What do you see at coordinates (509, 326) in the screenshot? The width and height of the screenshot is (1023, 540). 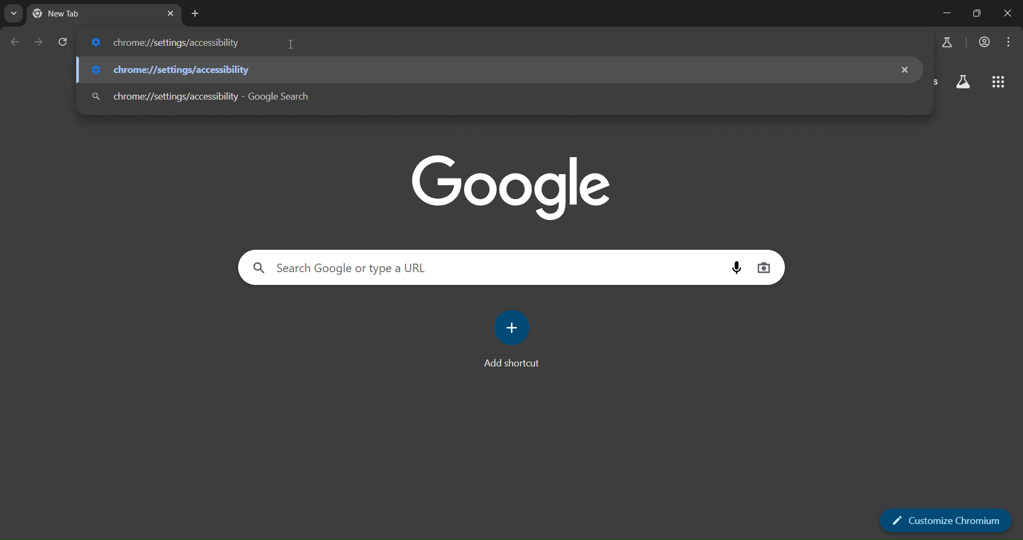 I see `add` at bounding box center [509, 326].